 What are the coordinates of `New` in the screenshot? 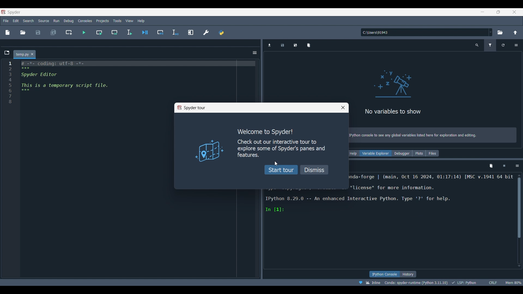 It's located at (8, 33).